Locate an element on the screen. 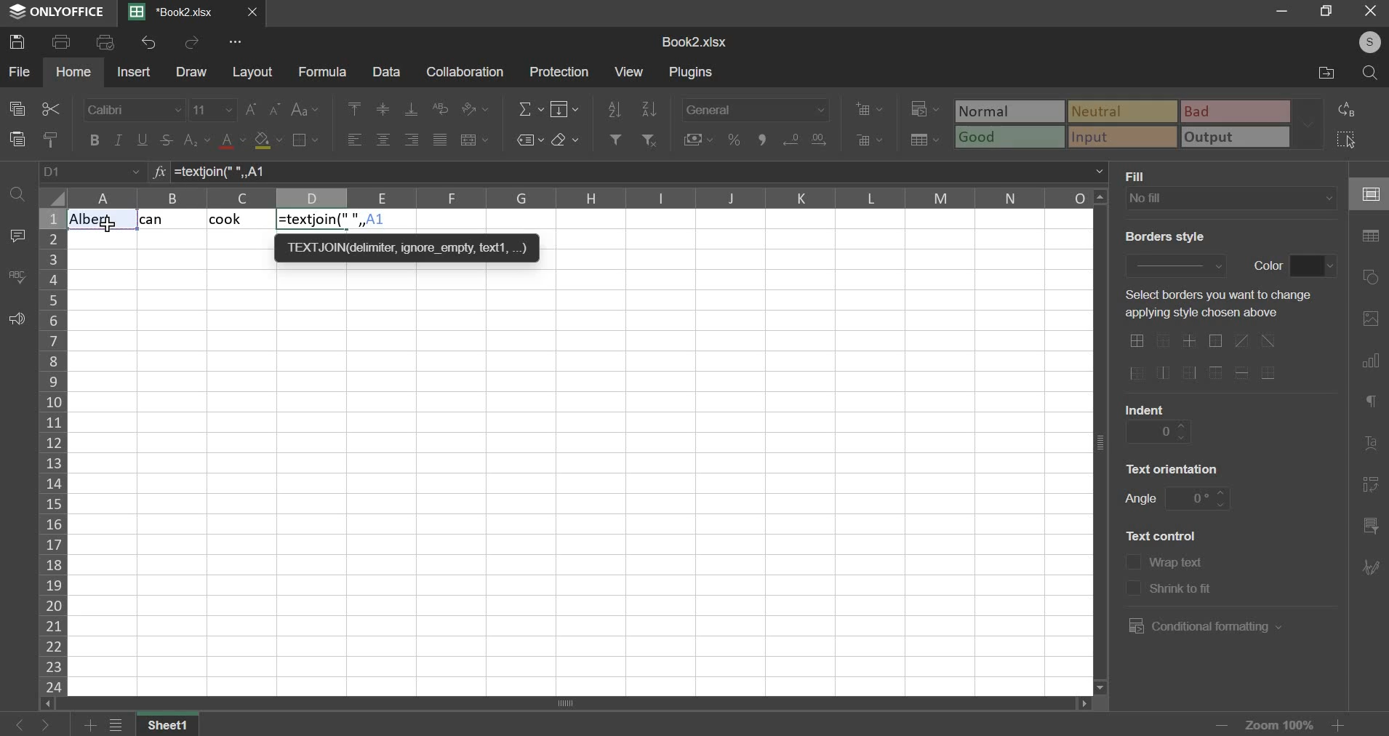  remove filter is located at coordinates (651, 139).